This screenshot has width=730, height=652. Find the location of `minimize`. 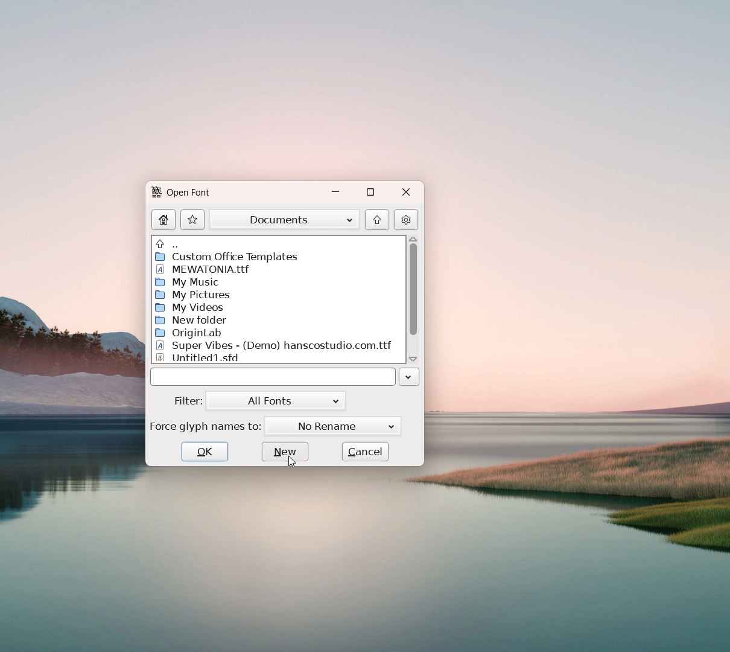

minimize is located at coordinates (334, 191).